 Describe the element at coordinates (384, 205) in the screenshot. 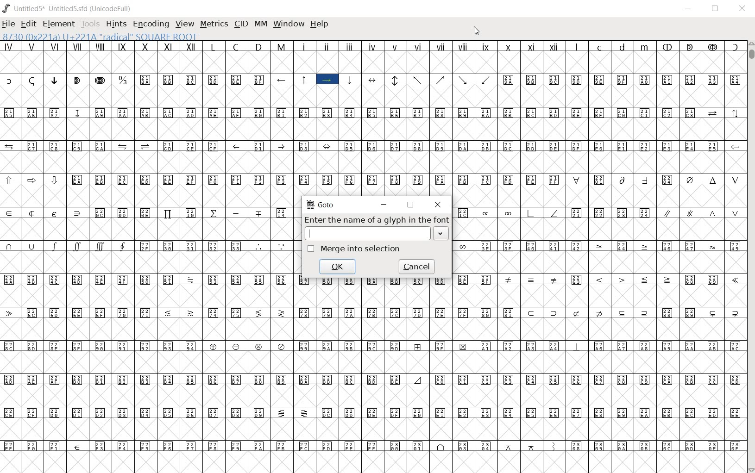

I see `MINIMIZE` at that location.